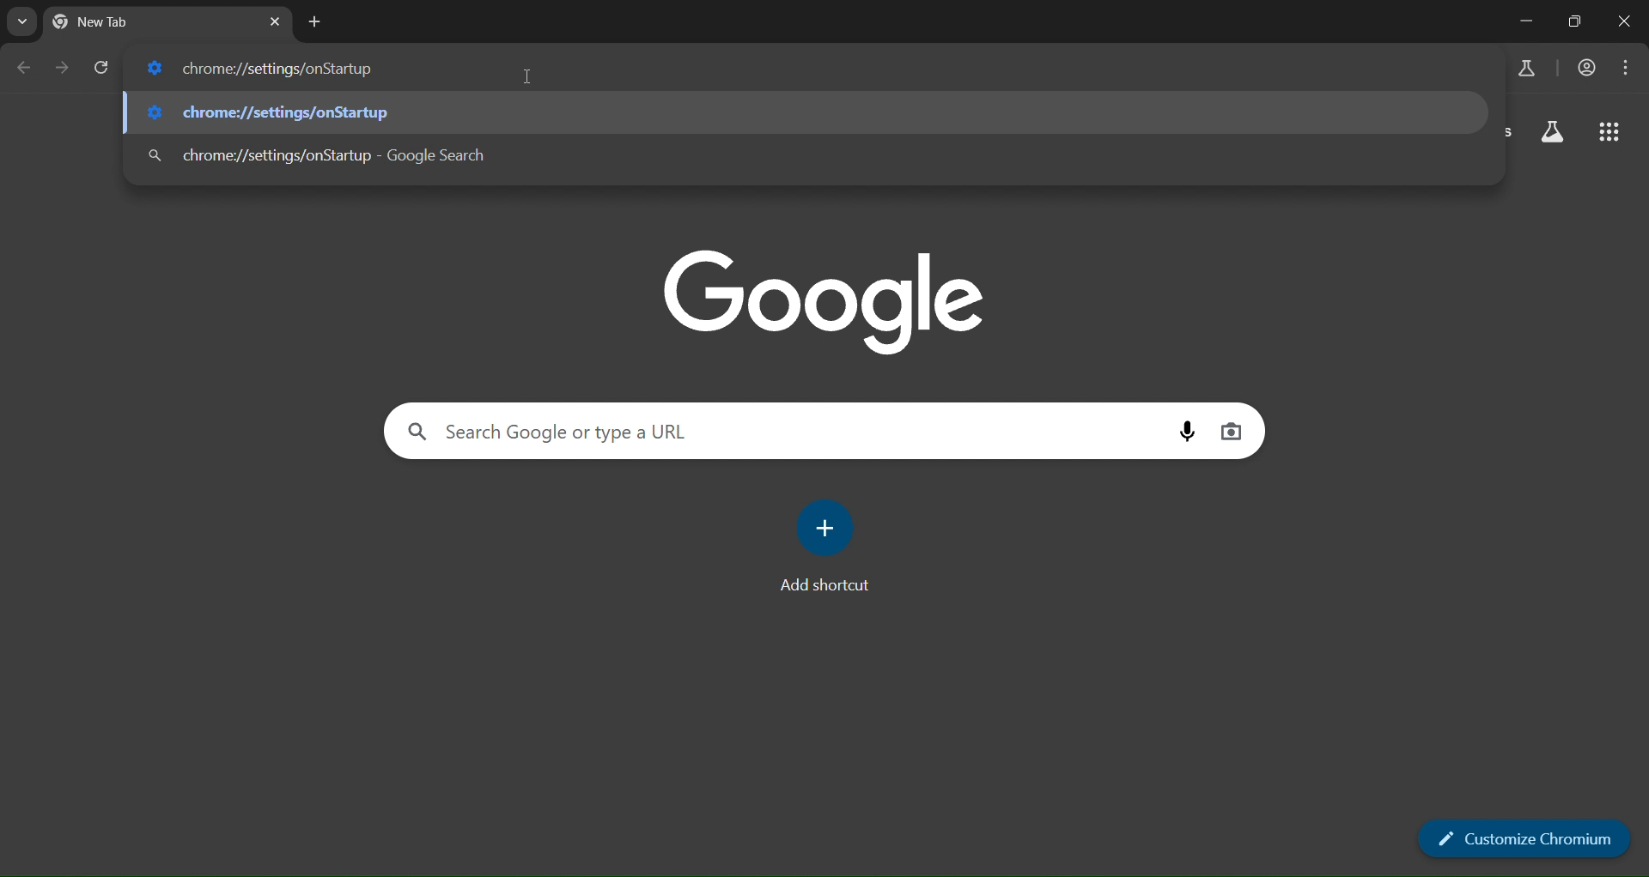 The height and width of the screenshot is (877, 1649). I want to click on new tab, so click(315, 21).